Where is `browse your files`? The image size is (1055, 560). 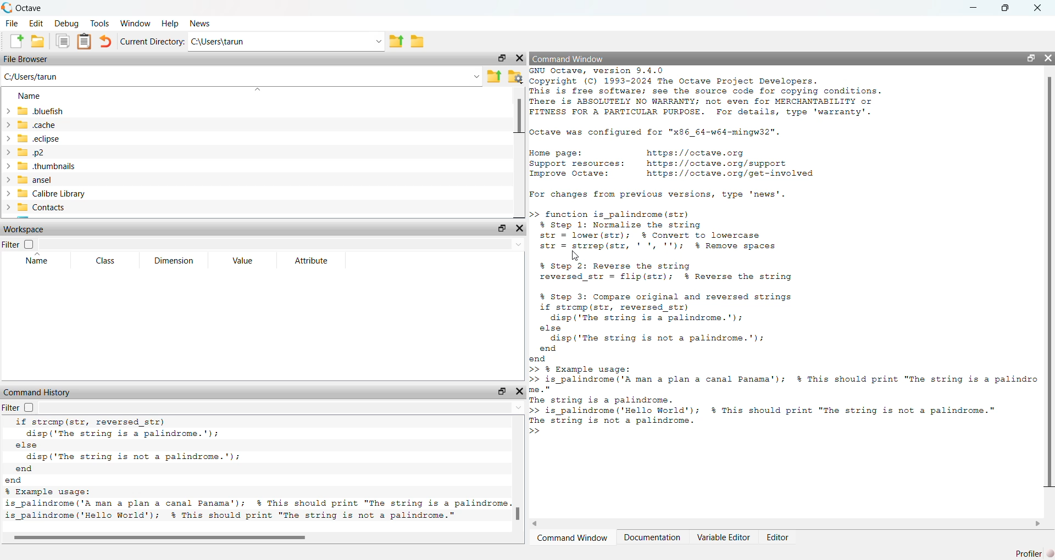
browse your files is located at coordinates (516, 77).